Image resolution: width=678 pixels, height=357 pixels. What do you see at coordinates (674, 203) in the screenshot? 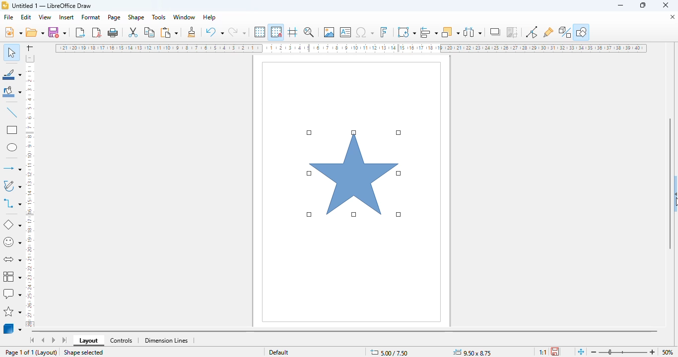
I see `cursor` at bounding box center [674, 203].